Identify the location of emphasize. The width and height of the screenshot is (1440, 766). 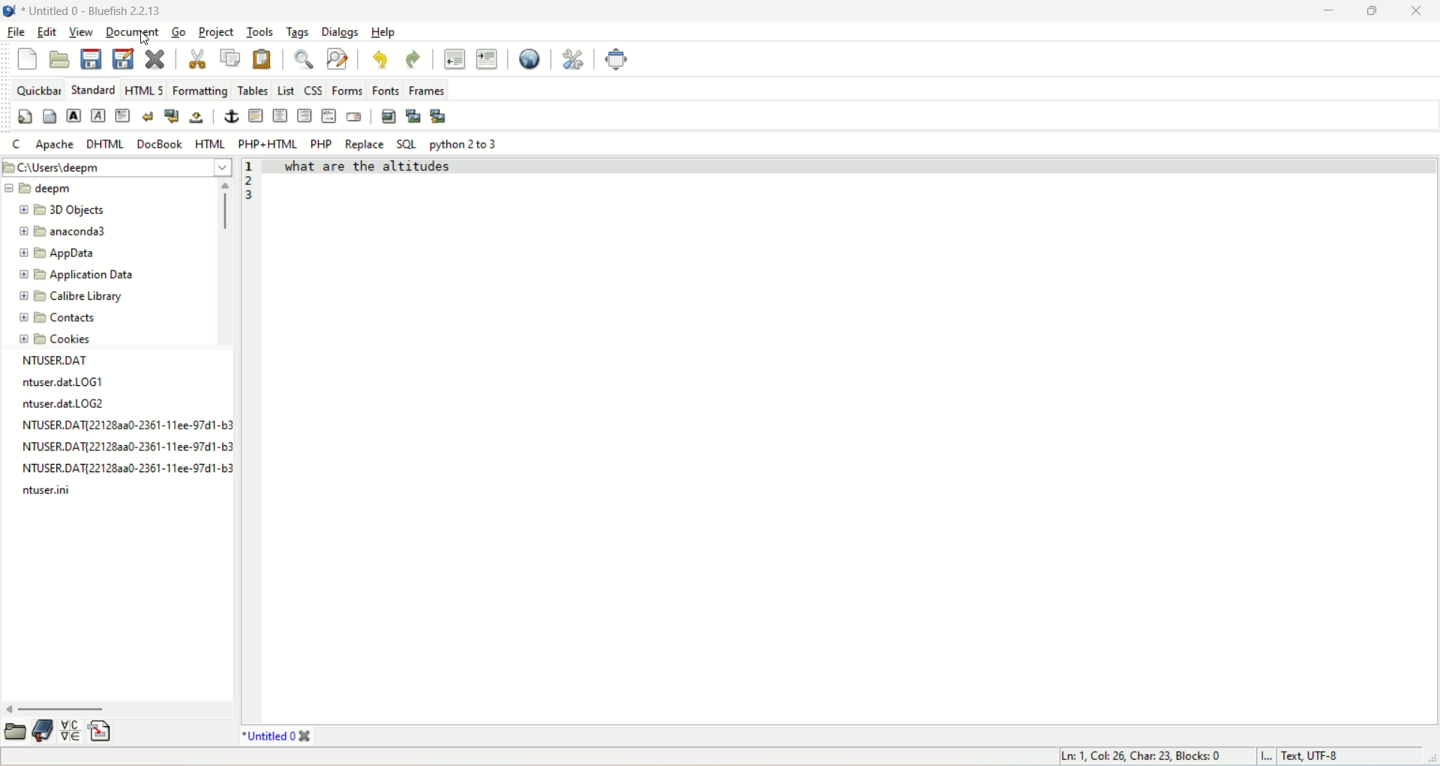
(98, 116).